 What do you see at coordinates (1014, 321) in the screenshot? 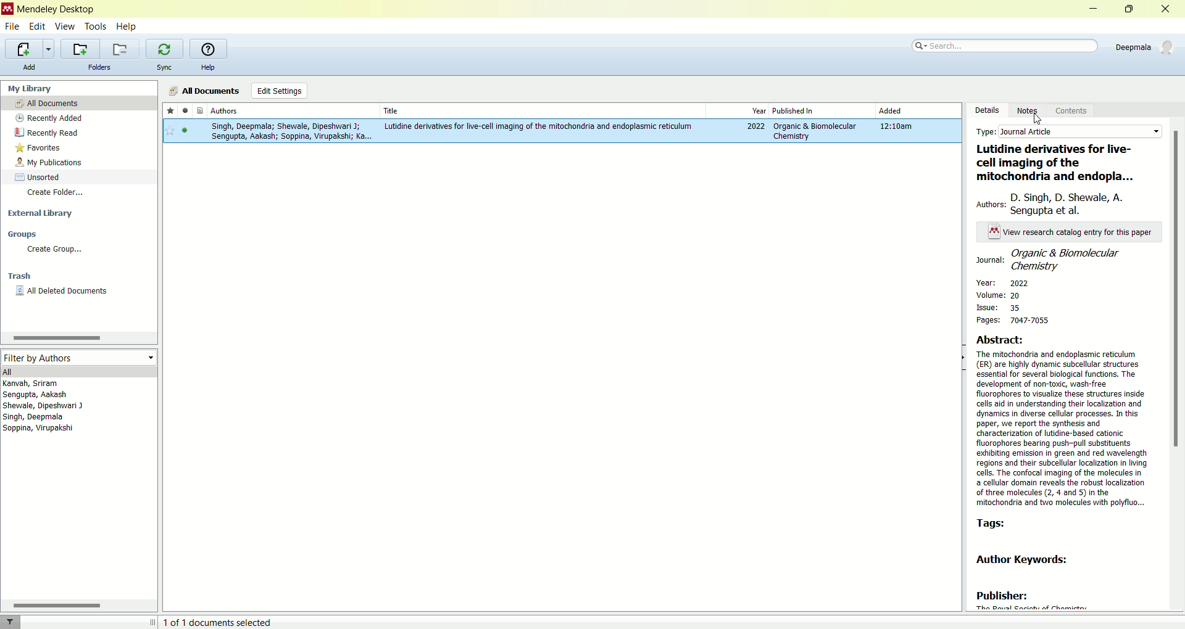
I see `page: 7047-7055` at bounding box center [1014, 321].